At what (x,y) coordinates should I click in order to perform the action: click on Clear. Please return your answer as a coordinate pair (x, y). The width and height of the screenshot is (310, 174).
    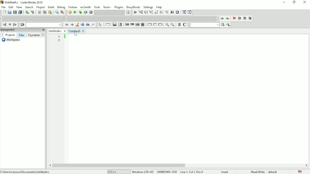
    Looking at the image, I should click on (22, 25).